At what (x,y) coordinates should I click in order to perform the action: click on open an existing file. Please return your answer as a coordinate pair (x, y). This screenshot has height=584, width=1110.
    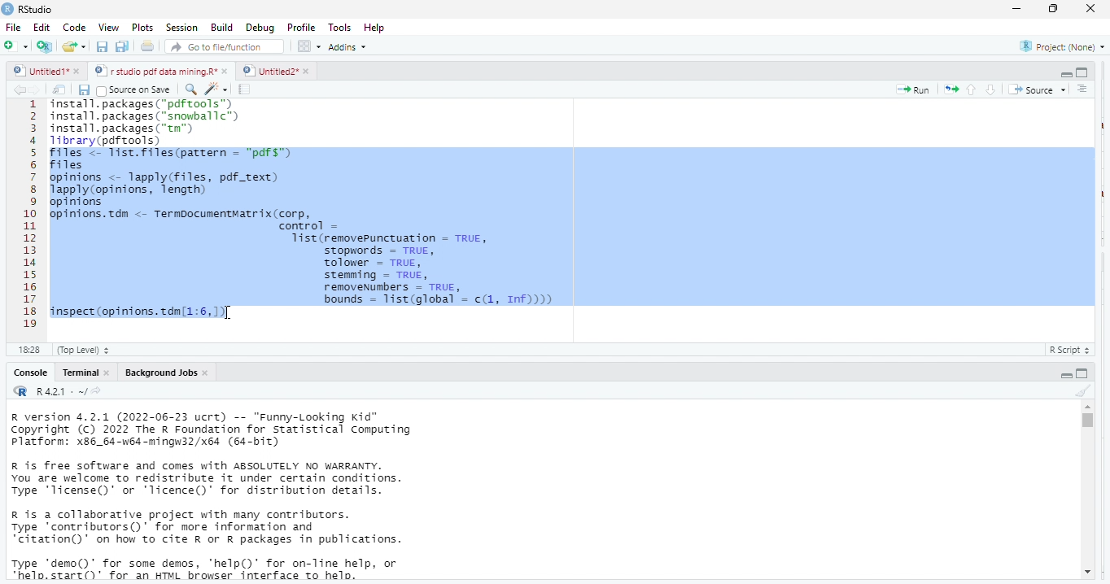
    Looking at the image, I should click on (75, 48).